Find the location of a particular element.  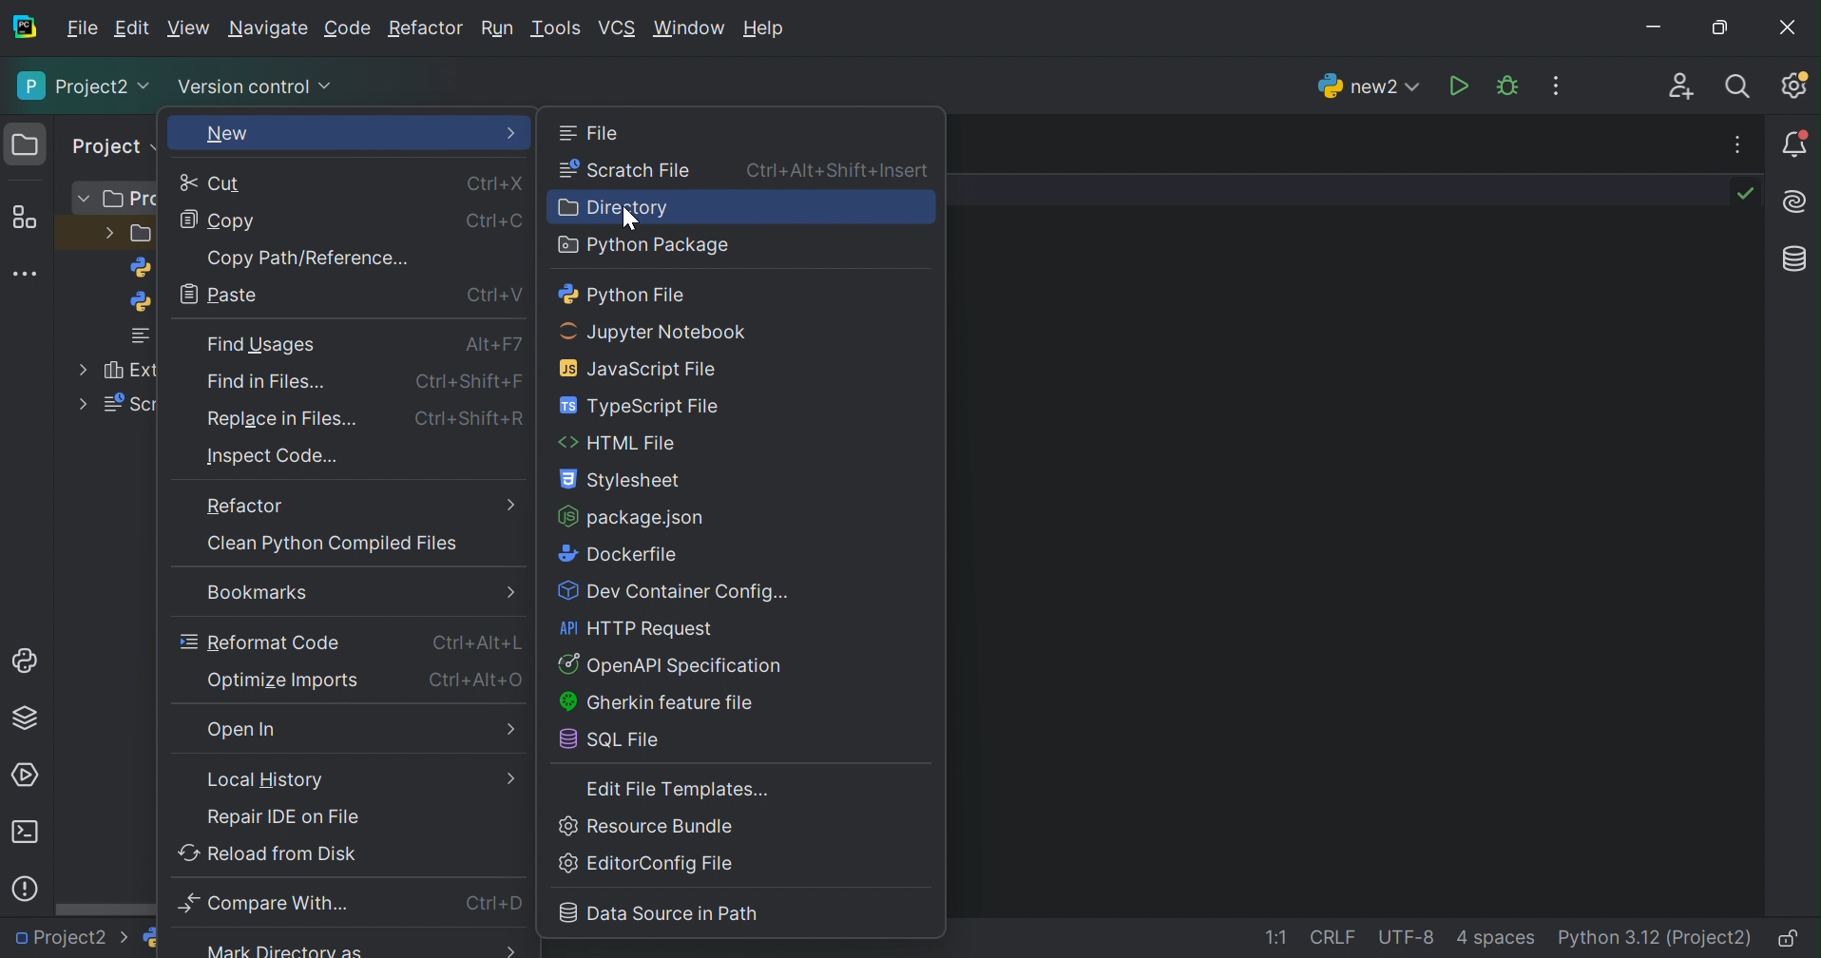

Run is located at coordinates (1457, 86).